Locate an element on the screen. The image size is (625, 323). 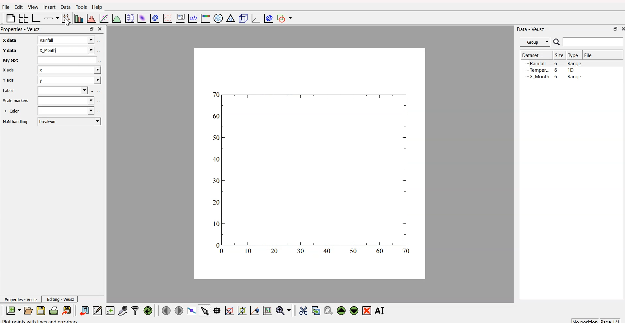
field is located at coordinates (65, 111).